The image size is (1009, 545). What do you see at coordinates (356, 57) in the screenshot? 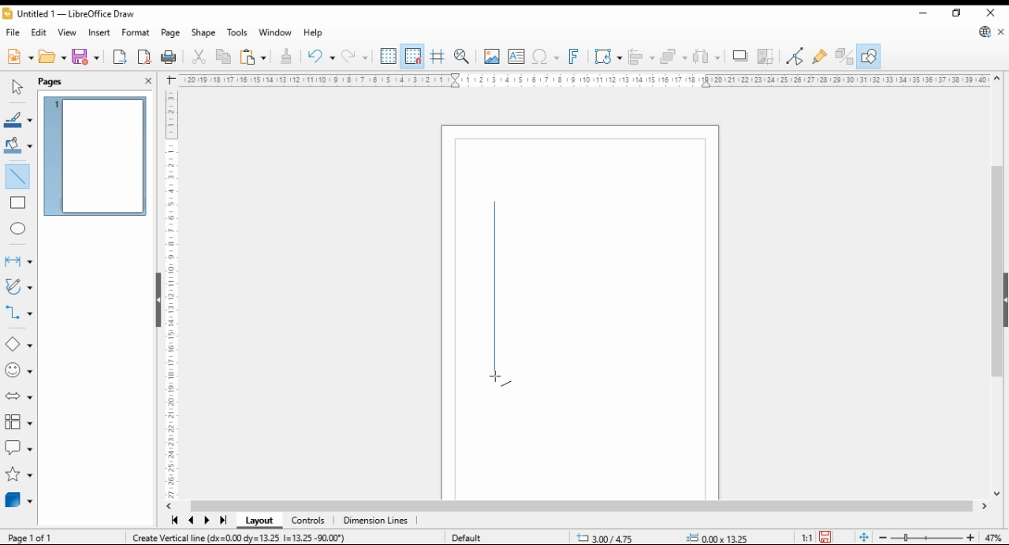
I see `undo` at bounding box center [356, 57].